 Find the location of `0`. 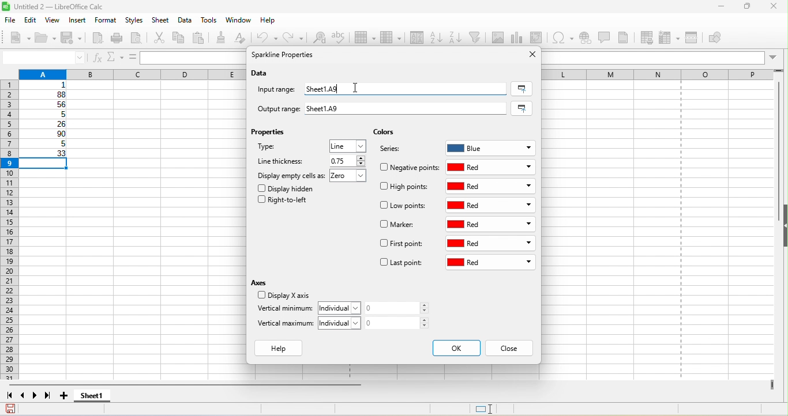

0 is located at coordinates (400, 323).